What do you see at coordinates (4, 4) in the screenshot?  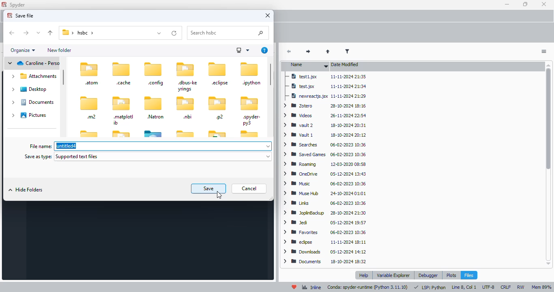 I see `logo` at bounding box center [4, 4].